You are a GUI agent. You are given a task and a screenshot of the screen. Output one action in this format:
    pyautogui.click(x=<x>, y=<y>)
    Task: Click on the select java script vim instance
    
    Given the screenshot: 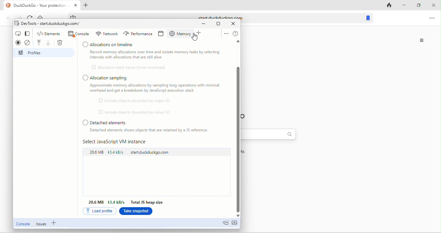 What is the action you would take?
    pyautogui.click(x=118, y=142)
    